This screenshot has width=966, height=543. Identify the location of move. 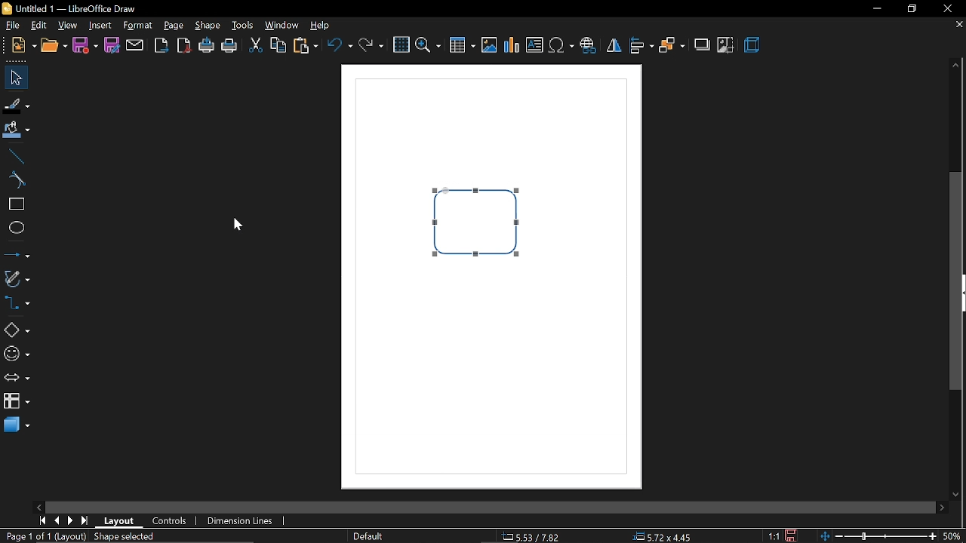
(15, 78).